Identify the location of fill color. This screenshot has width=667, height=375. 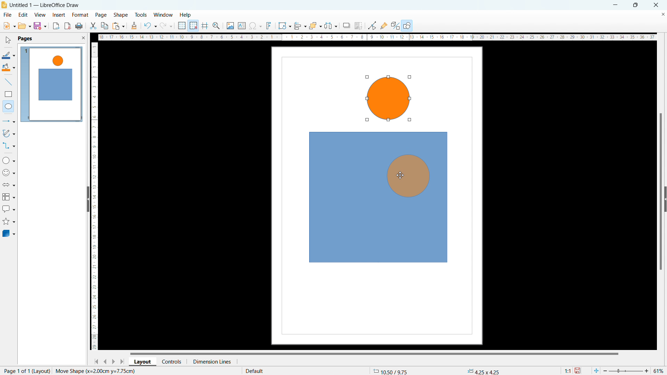
(9, 68).